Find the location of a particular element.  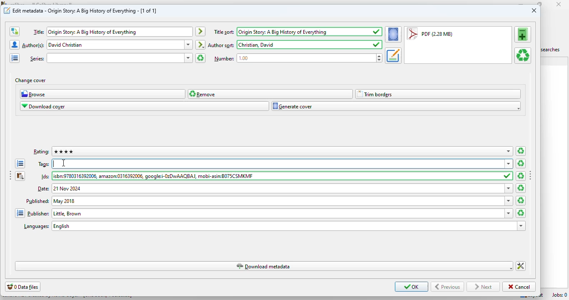

author sort: David Christian is located at coordinates (303, 45).